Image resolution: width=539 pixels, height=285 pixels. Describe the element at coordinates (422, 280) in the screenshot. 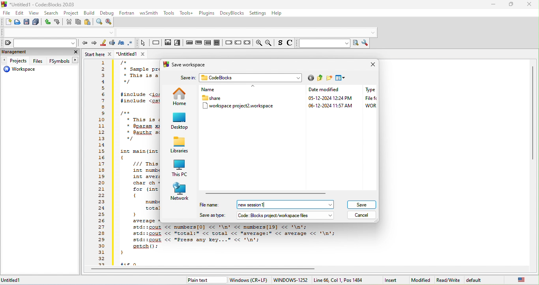

I see `modified` at that location.